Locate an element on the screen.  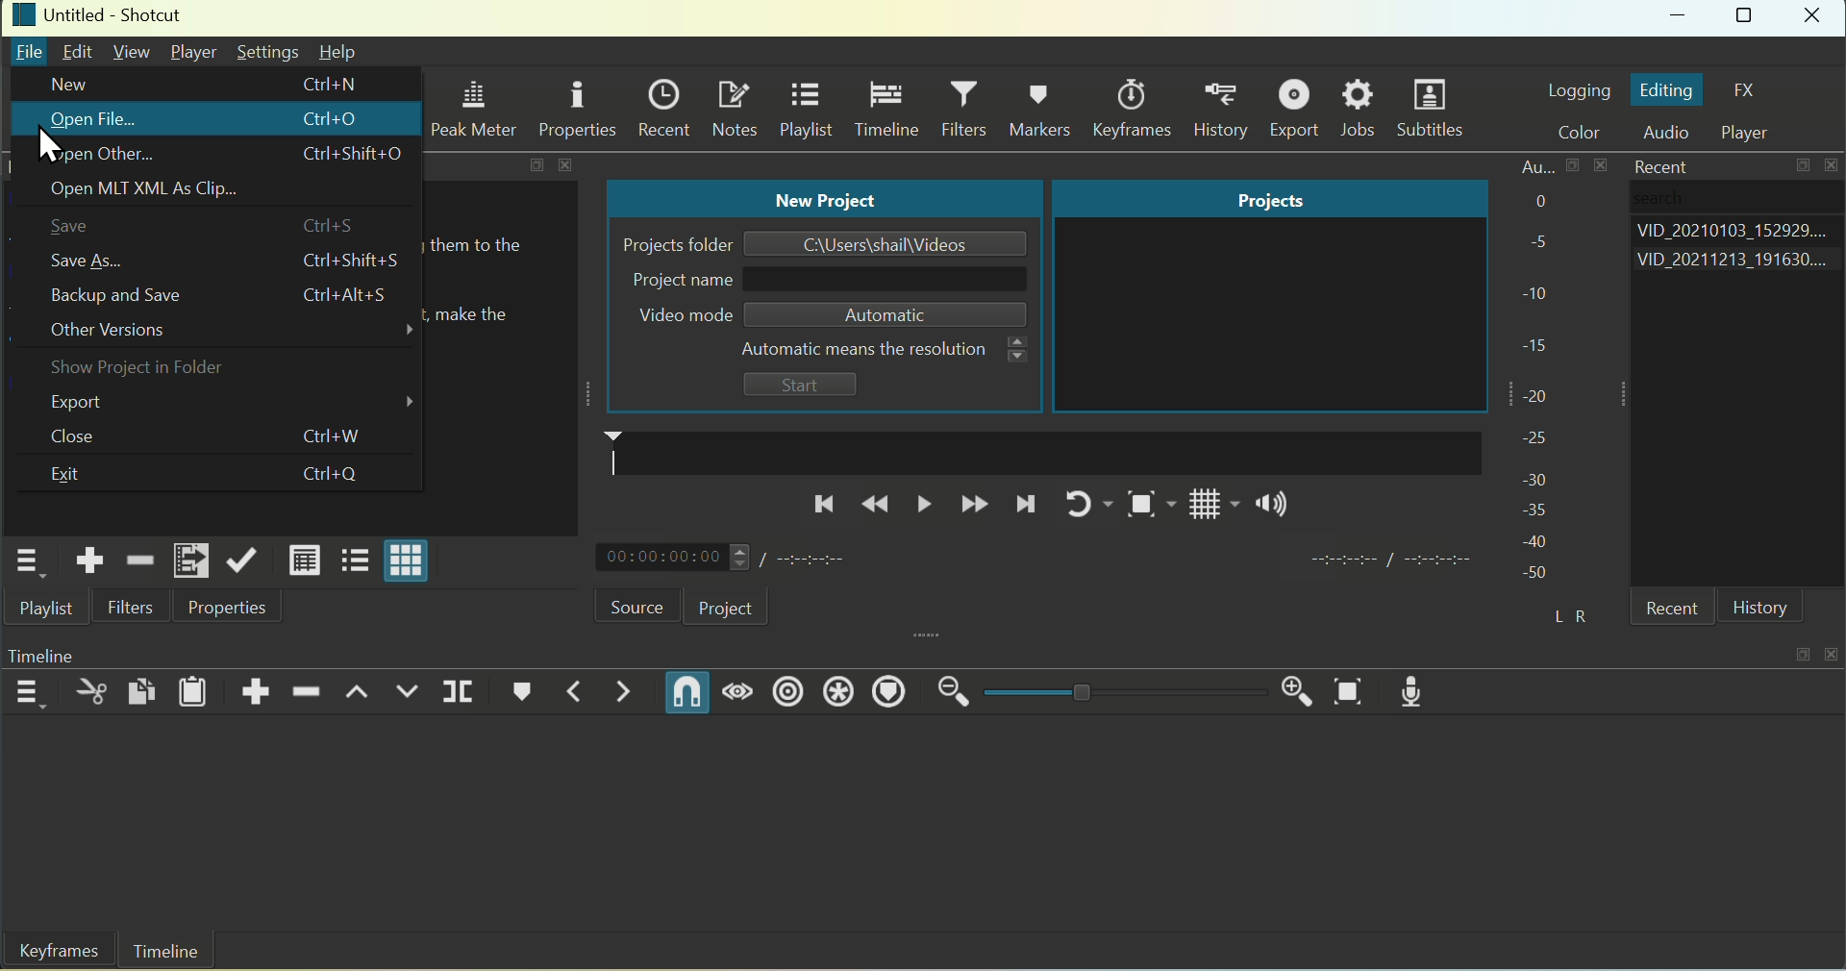
Project name is located at coordinates (676, 281).